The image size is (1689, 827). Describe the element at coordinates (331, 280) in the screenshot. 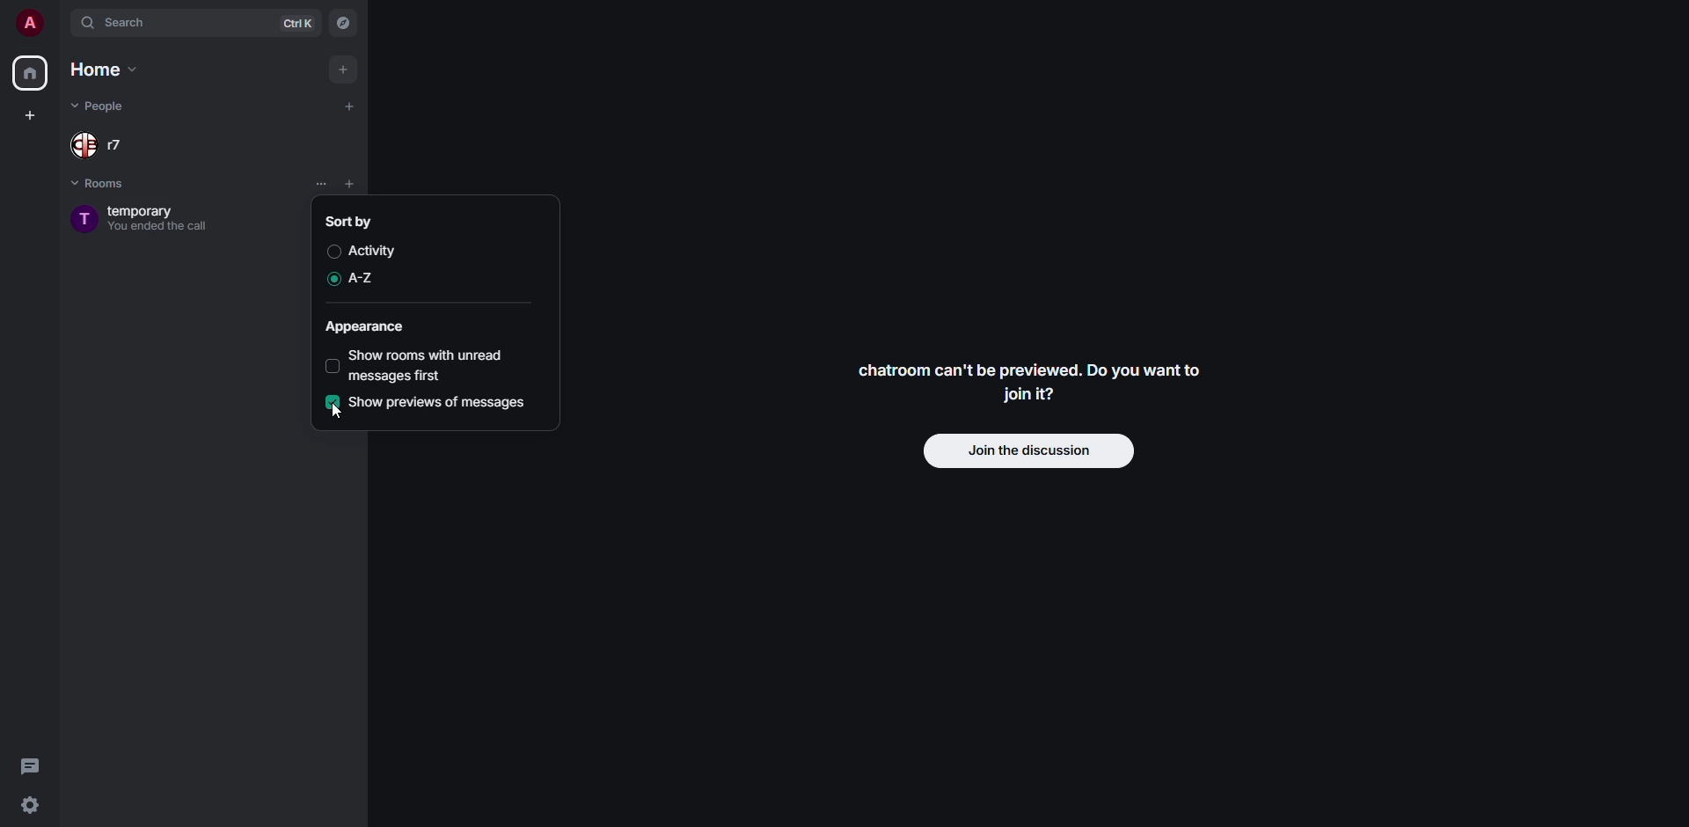

I see `enabled` at that location.